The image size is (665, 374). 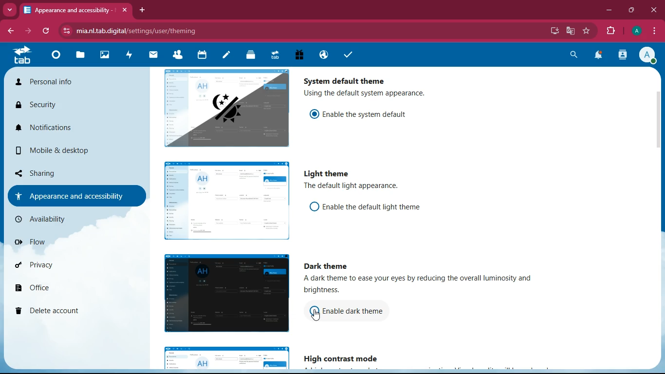 What do you see at coordinates (353, 187) in the screenshot?
I see `description` at bounding box center [353, 187].